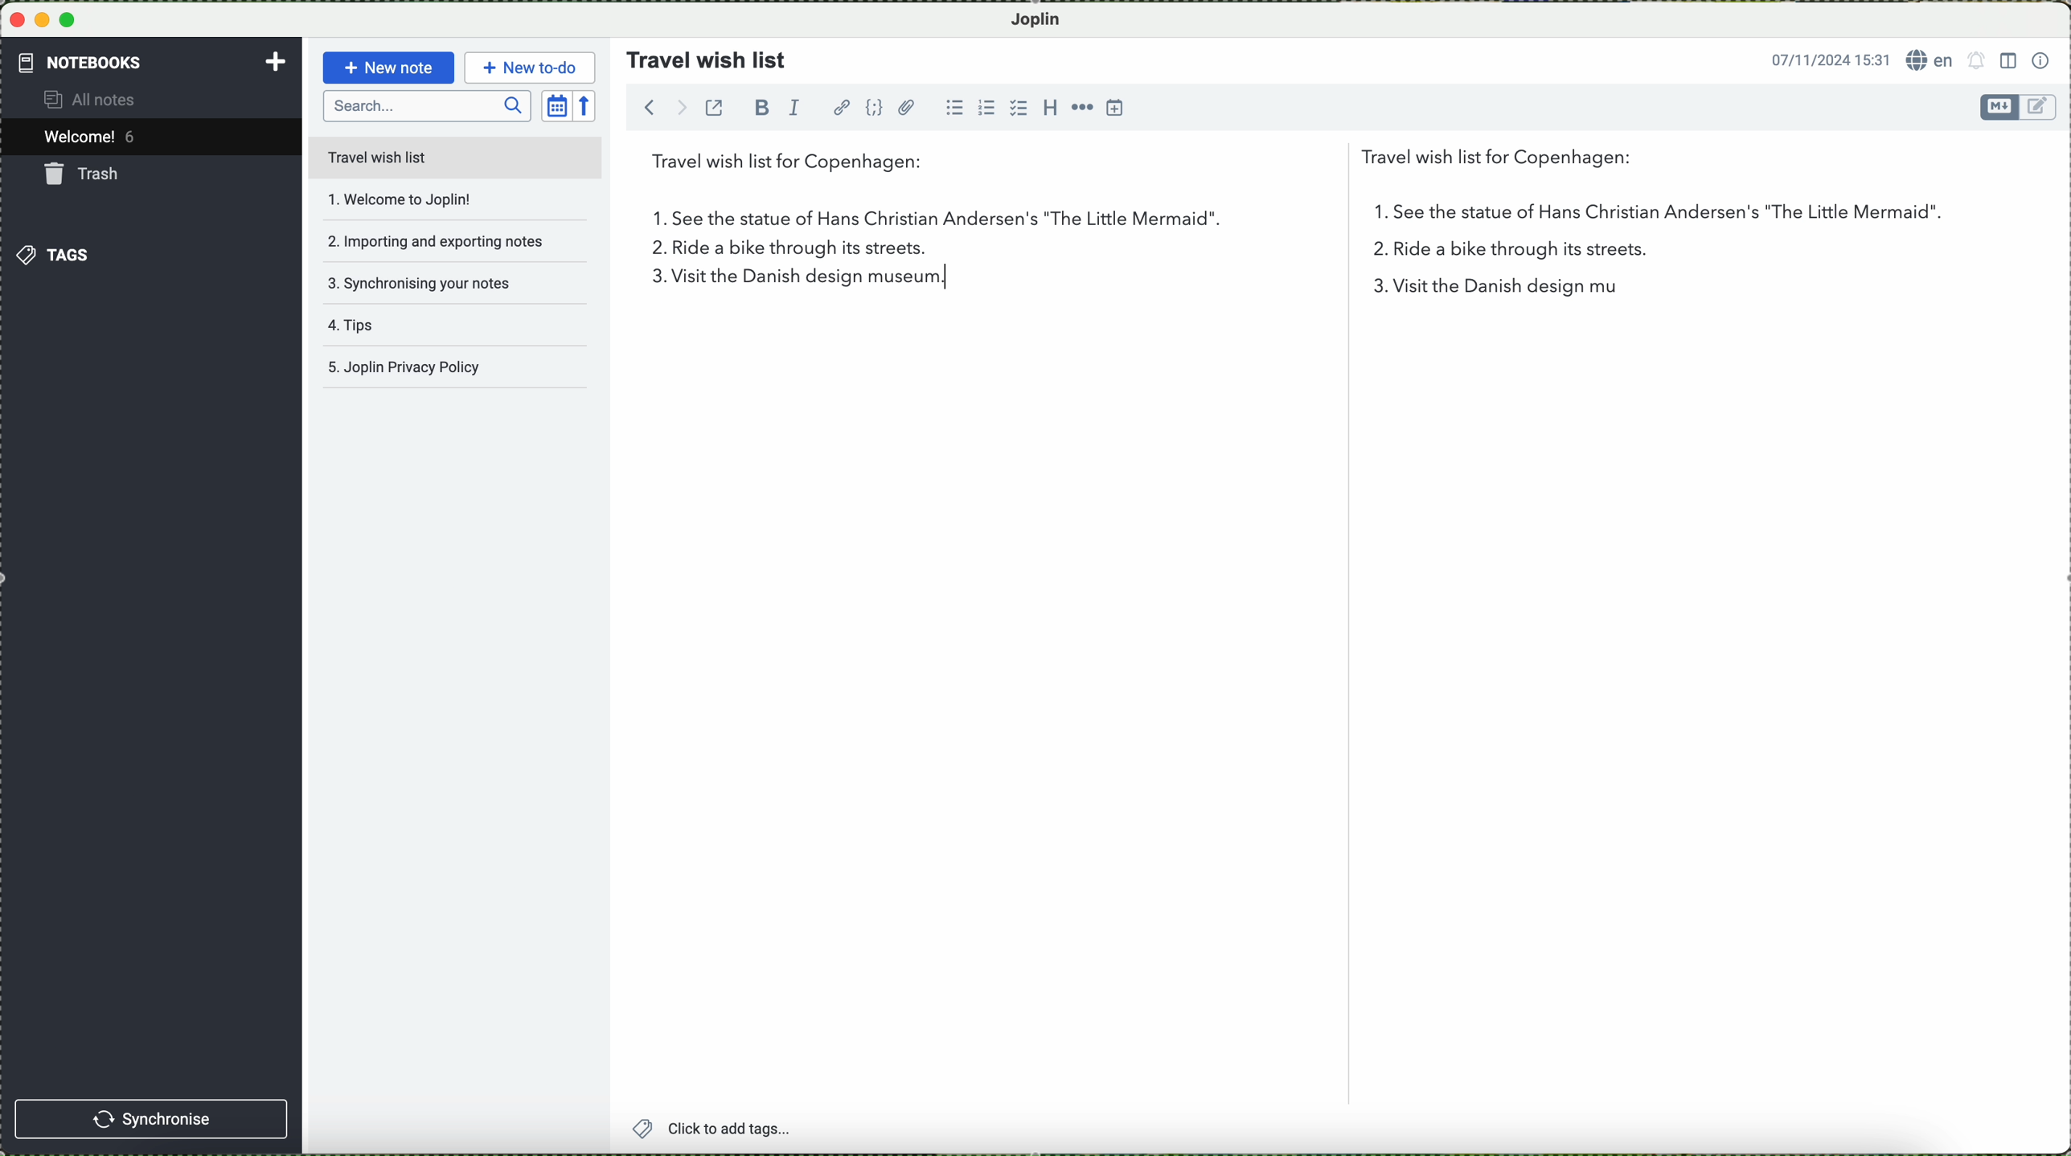 Image resolution: width=2071 pixels, height=1156 pixels. Describe the element at coordinates (529, 65) in the screenshot. I see `new to-do` at that location.